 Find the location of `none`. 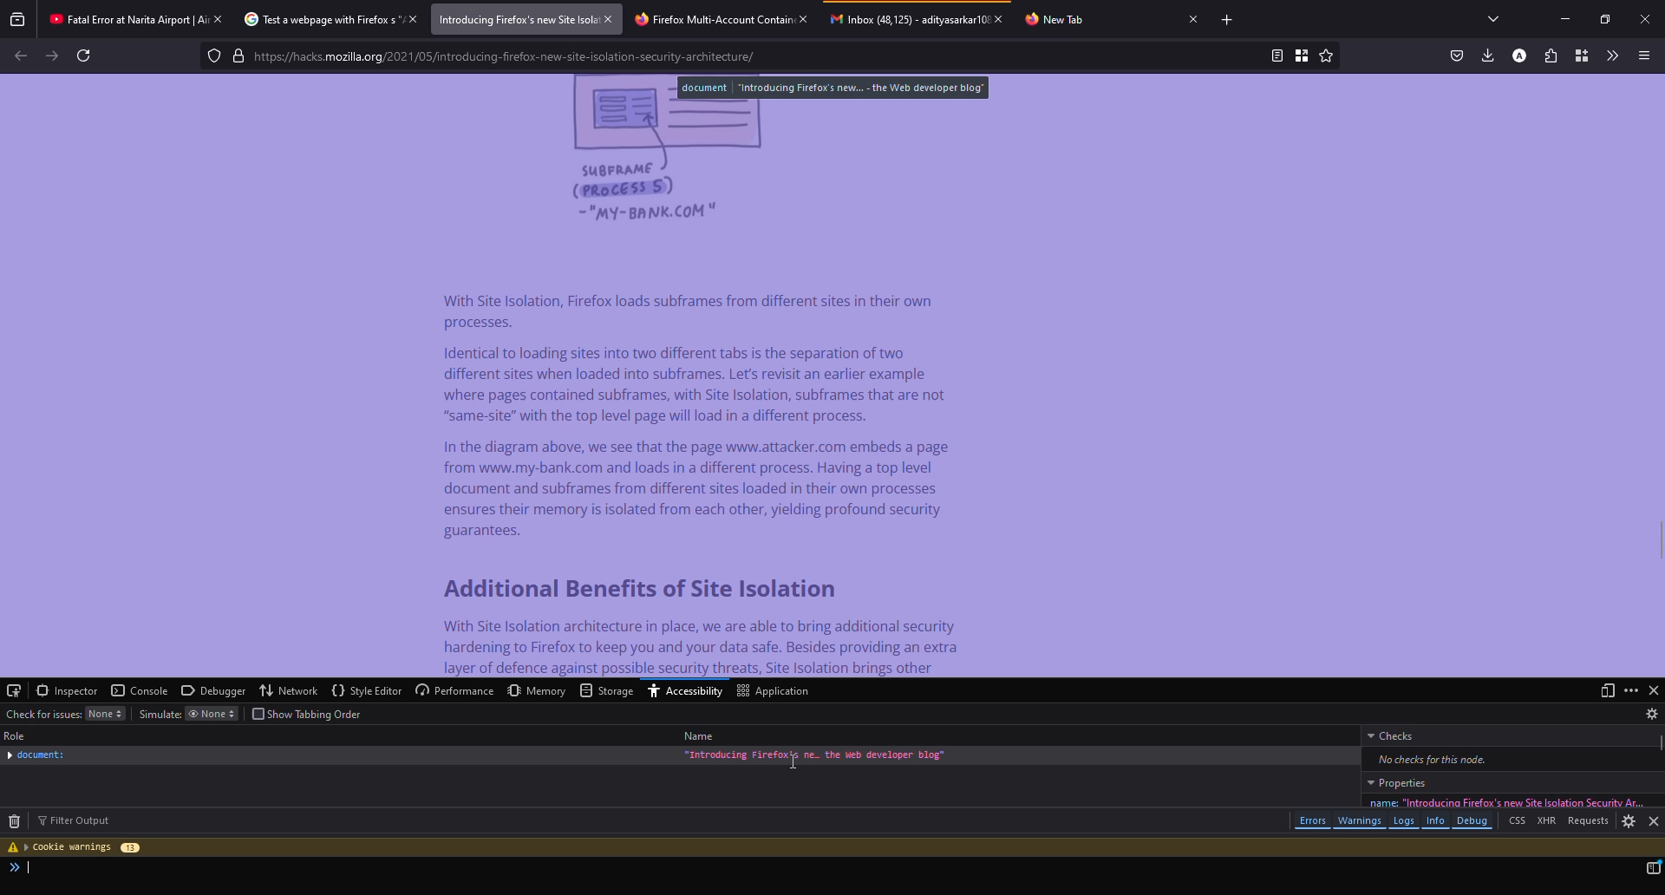

none is located at coordinates (212, 715).